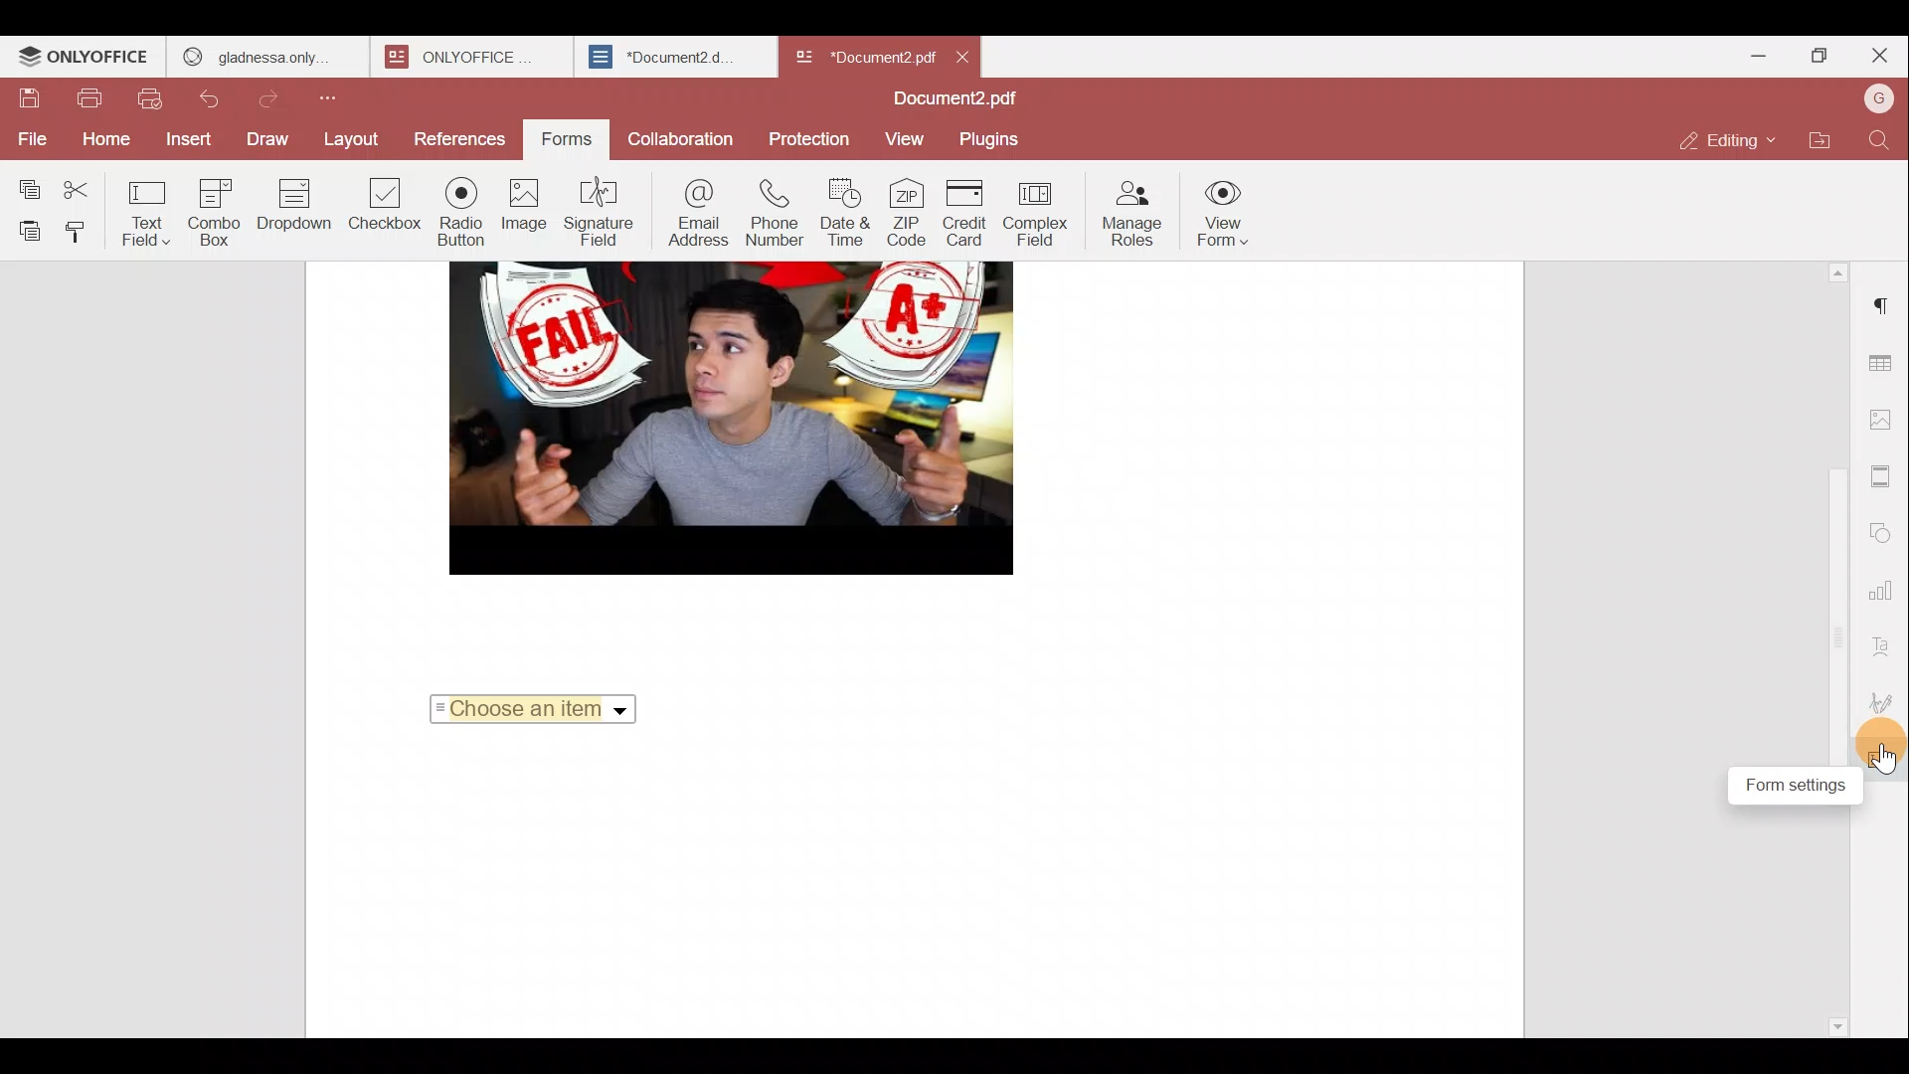 The height and width of the screenshot is (1074, 1909). What do you see at coordinates (967, 213) in the screenshot?
I see `Credit card` at bounding box center [967, 213].